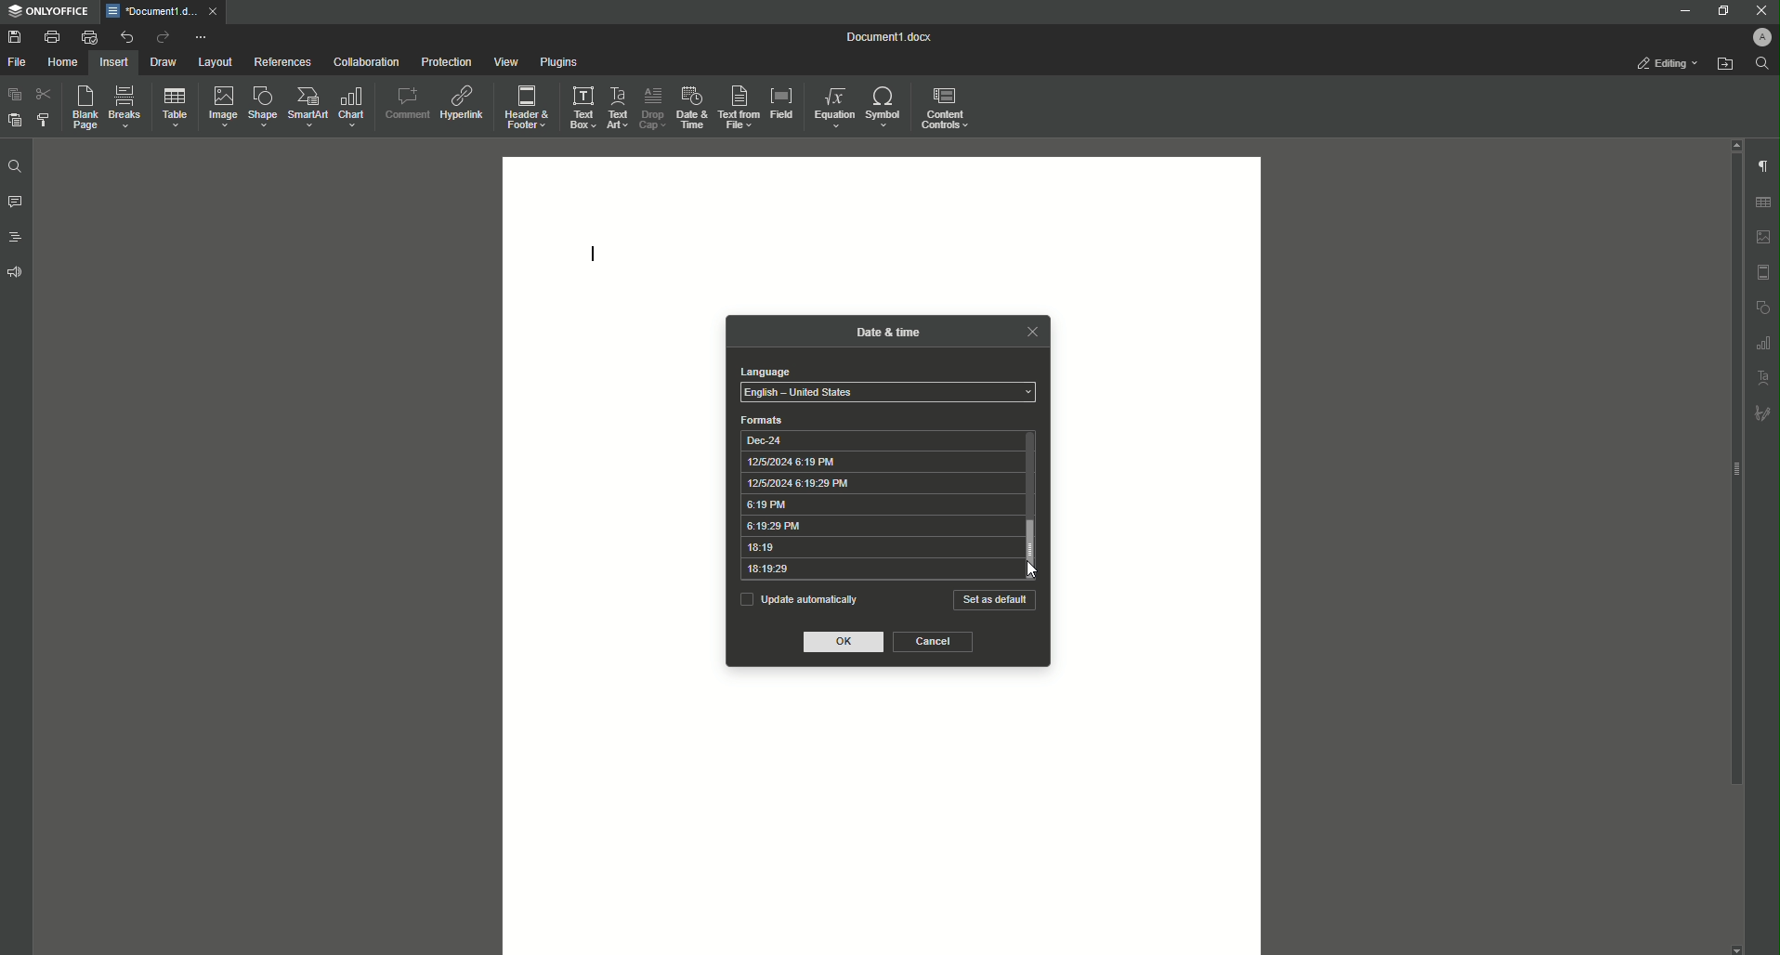  Describe the element at coordinates (889, 330) in the screenshot. I see `date & time` at that location.